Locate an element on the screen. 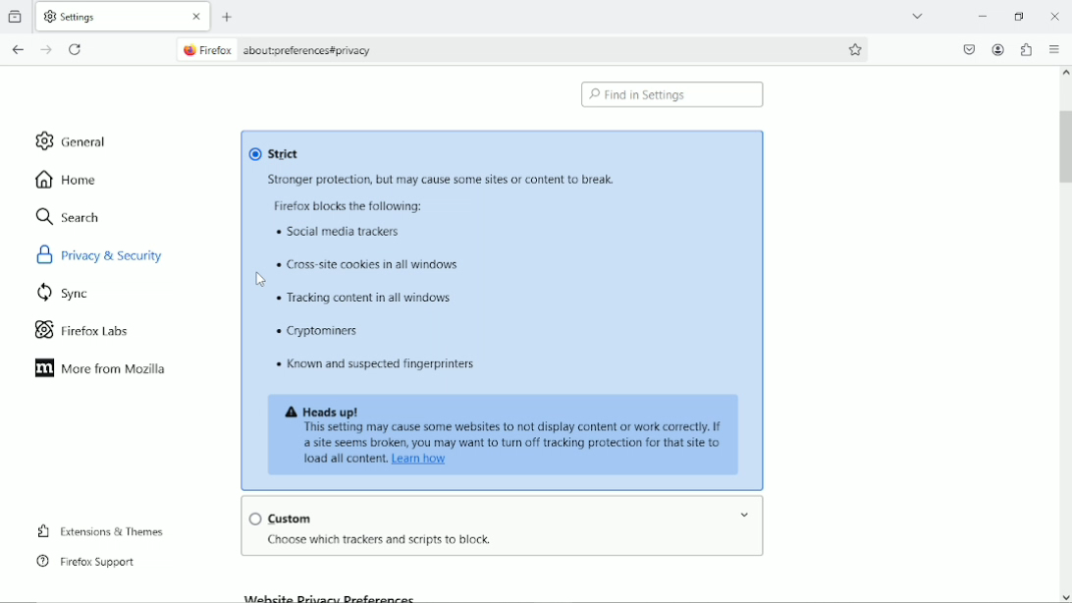  view recent browsing is located at coordinates (17, 15).